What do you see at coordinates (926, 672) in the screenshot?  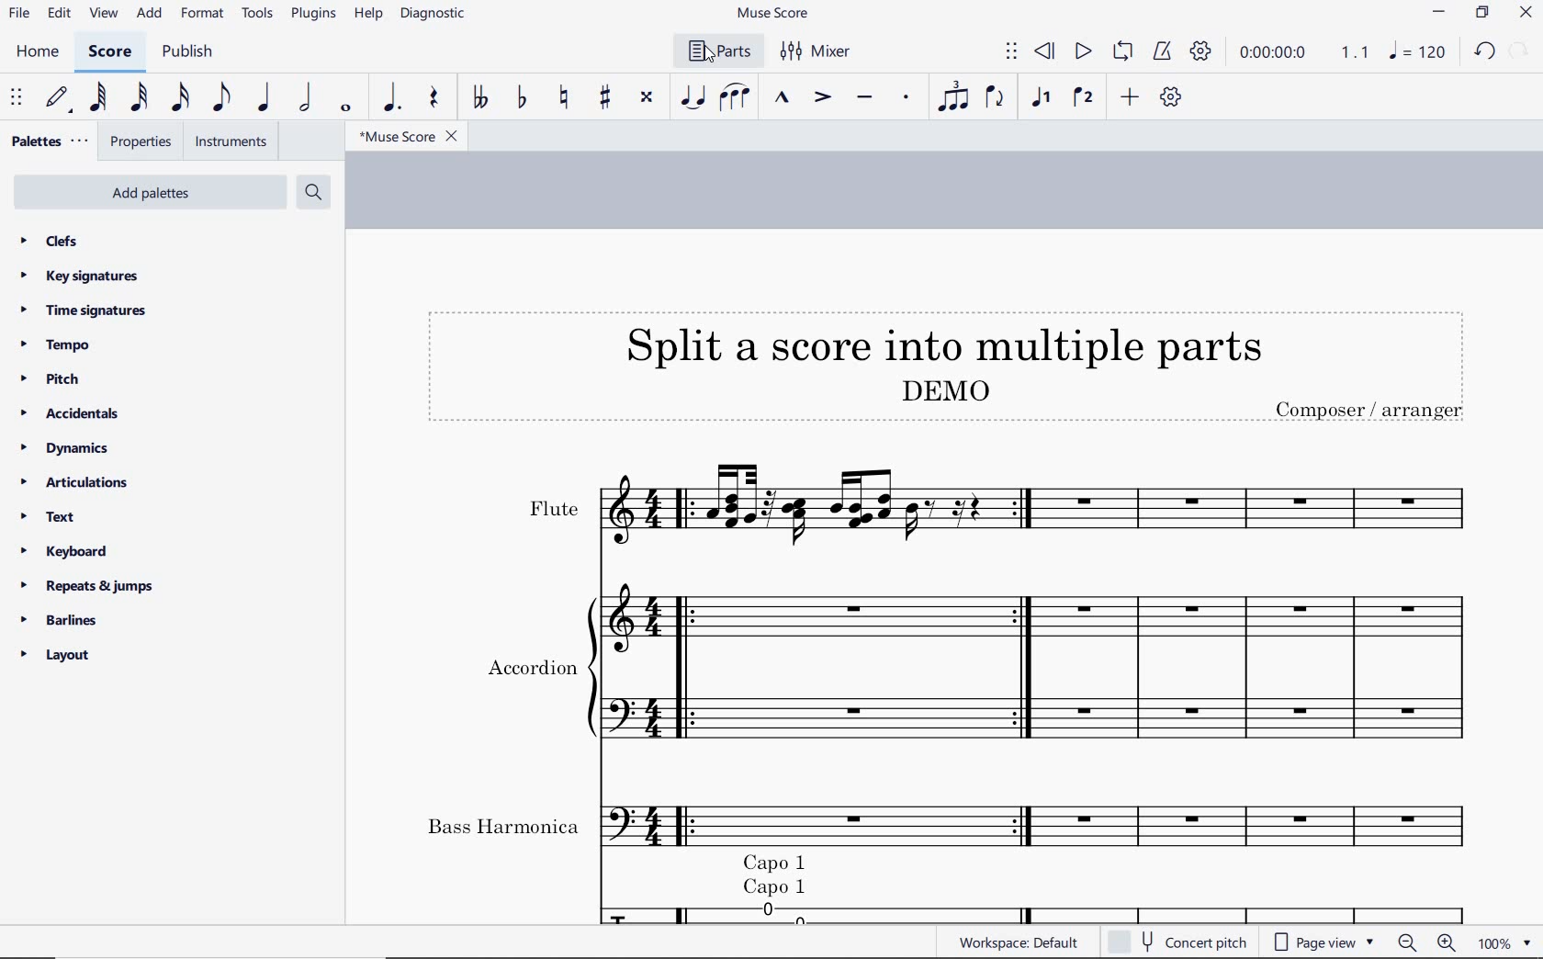 I see `Instrument: Accordion` at bounding box center [926, 672].